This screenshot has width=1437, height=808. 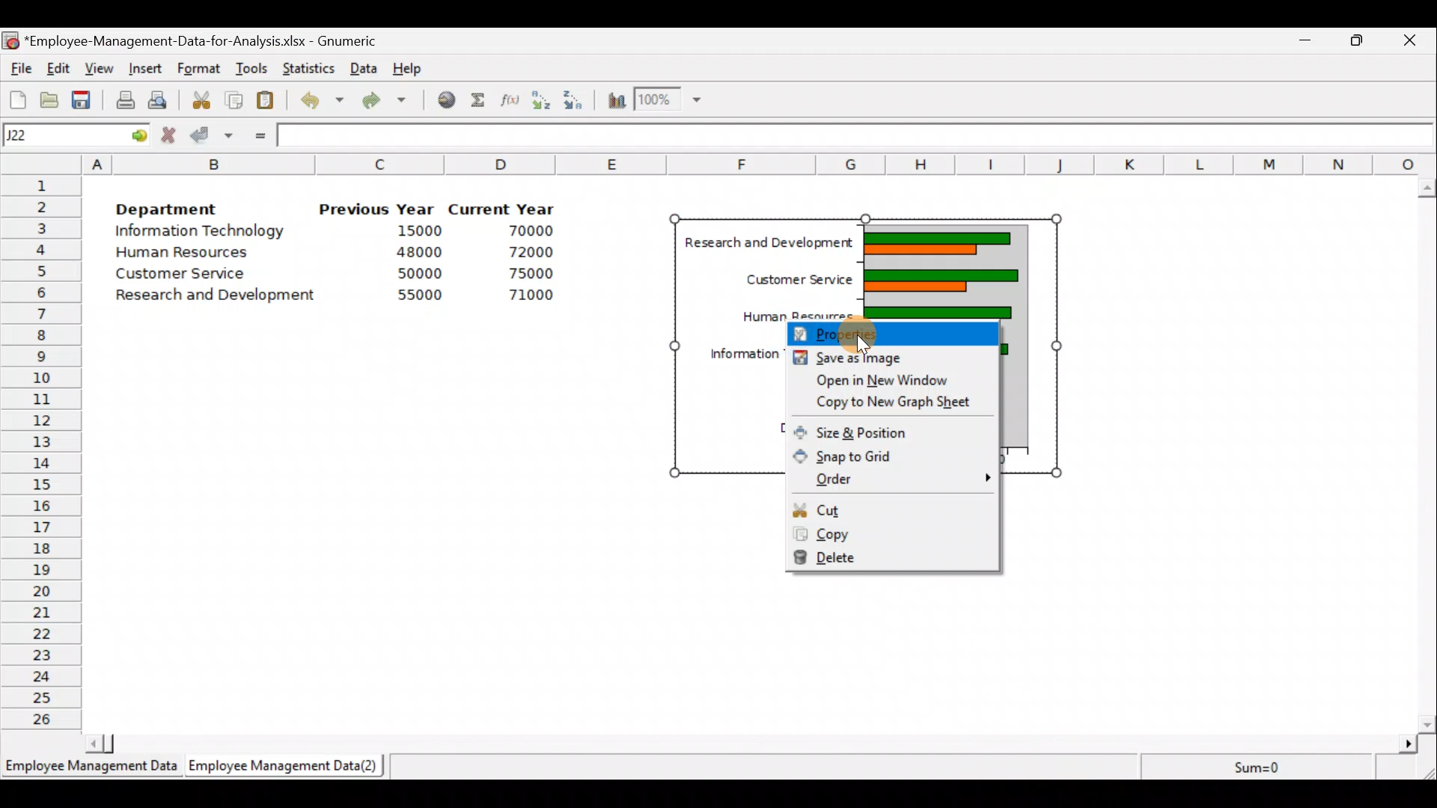 I want to click on Research and development, so click(x=216, y=293).